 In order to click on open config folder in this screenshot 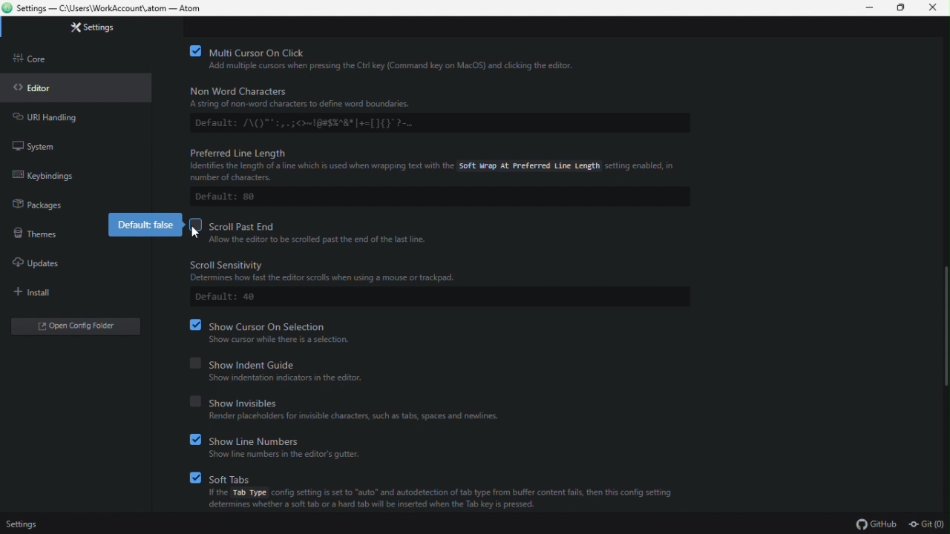, I will do `click(79, 328)`.